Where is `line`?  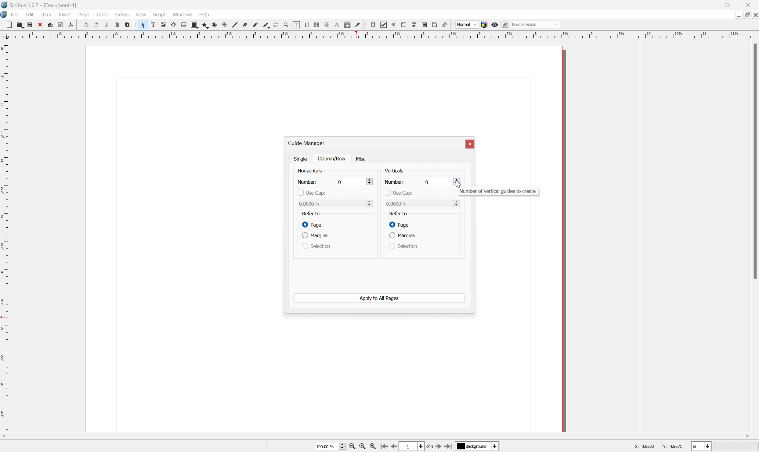
line is located at coordinates (235, 25).